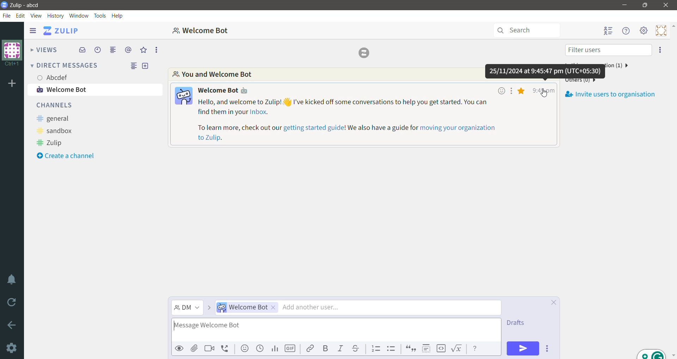 The width and height of the screenshot is (677, 359). I want to click on Filter users, so click(608, 50).